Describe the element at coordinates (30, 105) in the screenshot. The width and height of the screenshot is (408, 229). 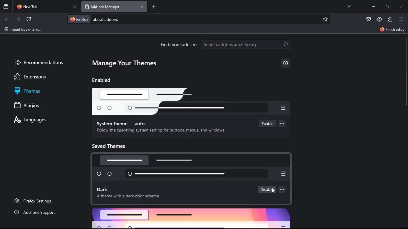
I see `plugins` at that location.